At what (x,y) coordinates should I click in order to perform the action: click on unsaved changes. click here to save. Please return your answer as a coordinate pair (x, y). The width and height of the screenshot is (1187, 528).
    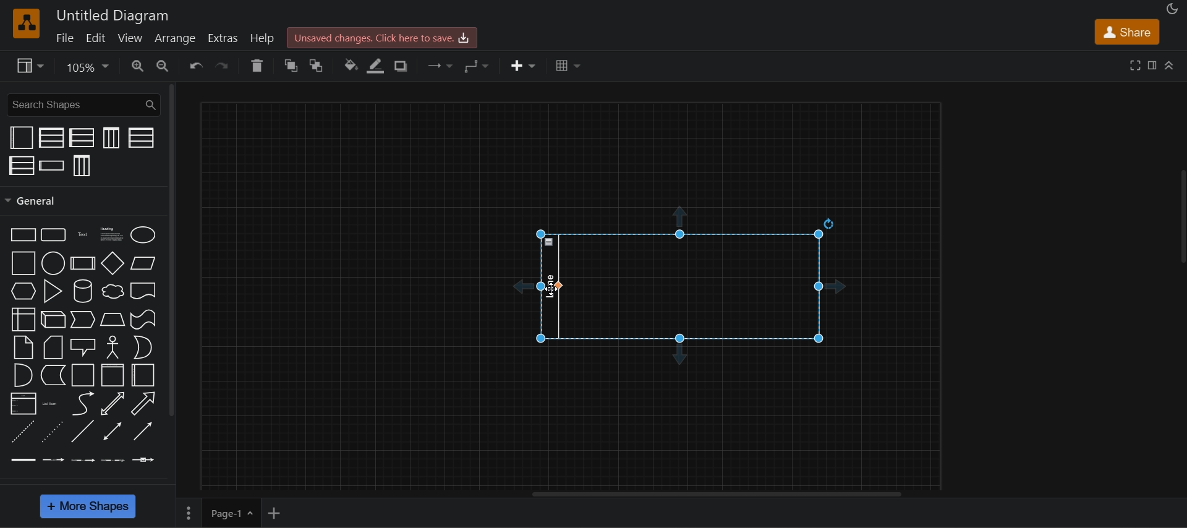
    Looking at the image, I should click on (383, 36).